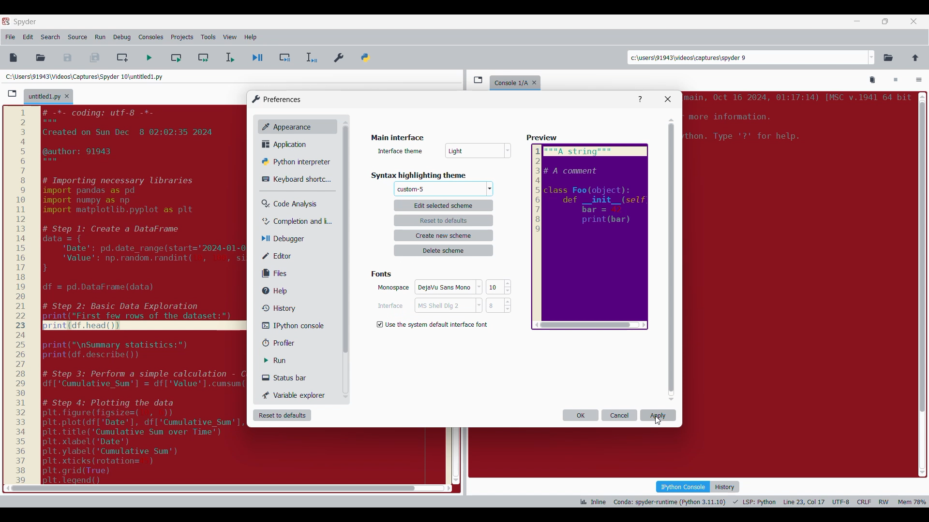 This screenshot has width=929, height=522. I want to click on edit selected scheme, so click(443, 205).